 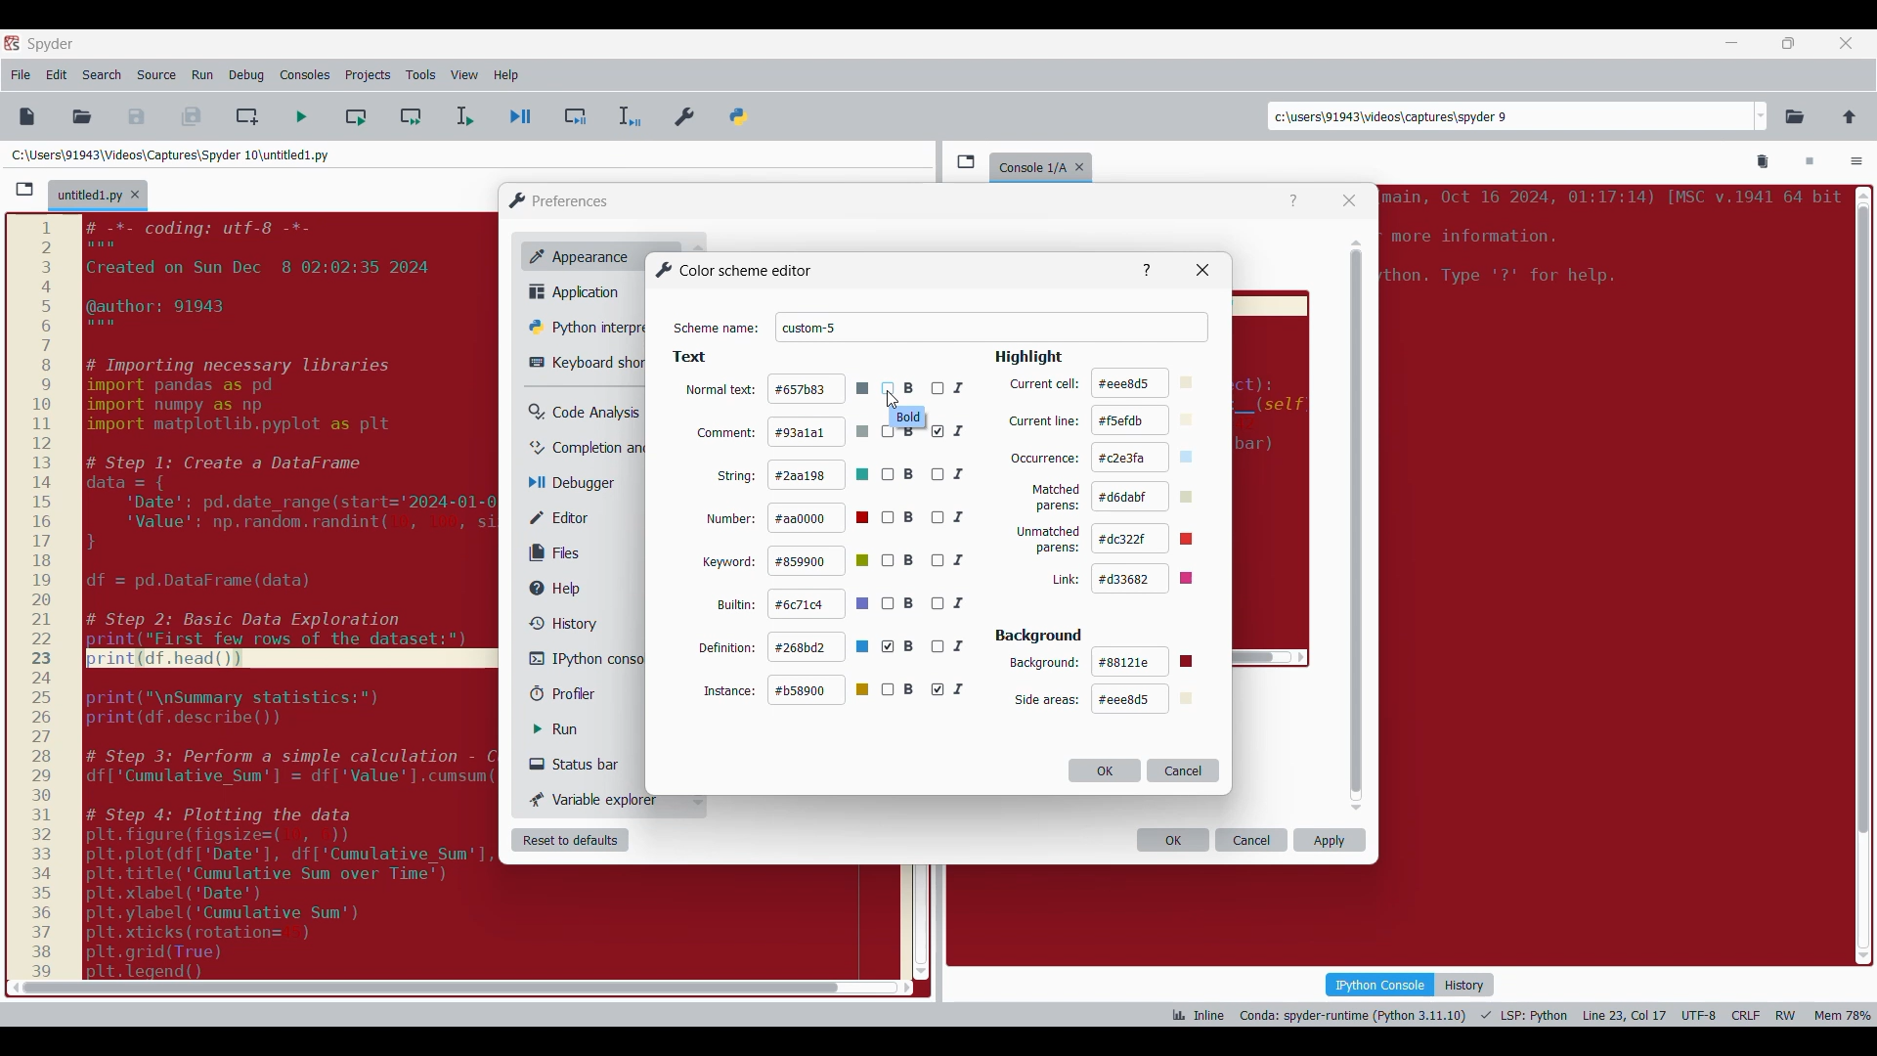 What do you see at coordinates (951, 518) in the screenshot?
I see `I` at bounding box center [951, 518].